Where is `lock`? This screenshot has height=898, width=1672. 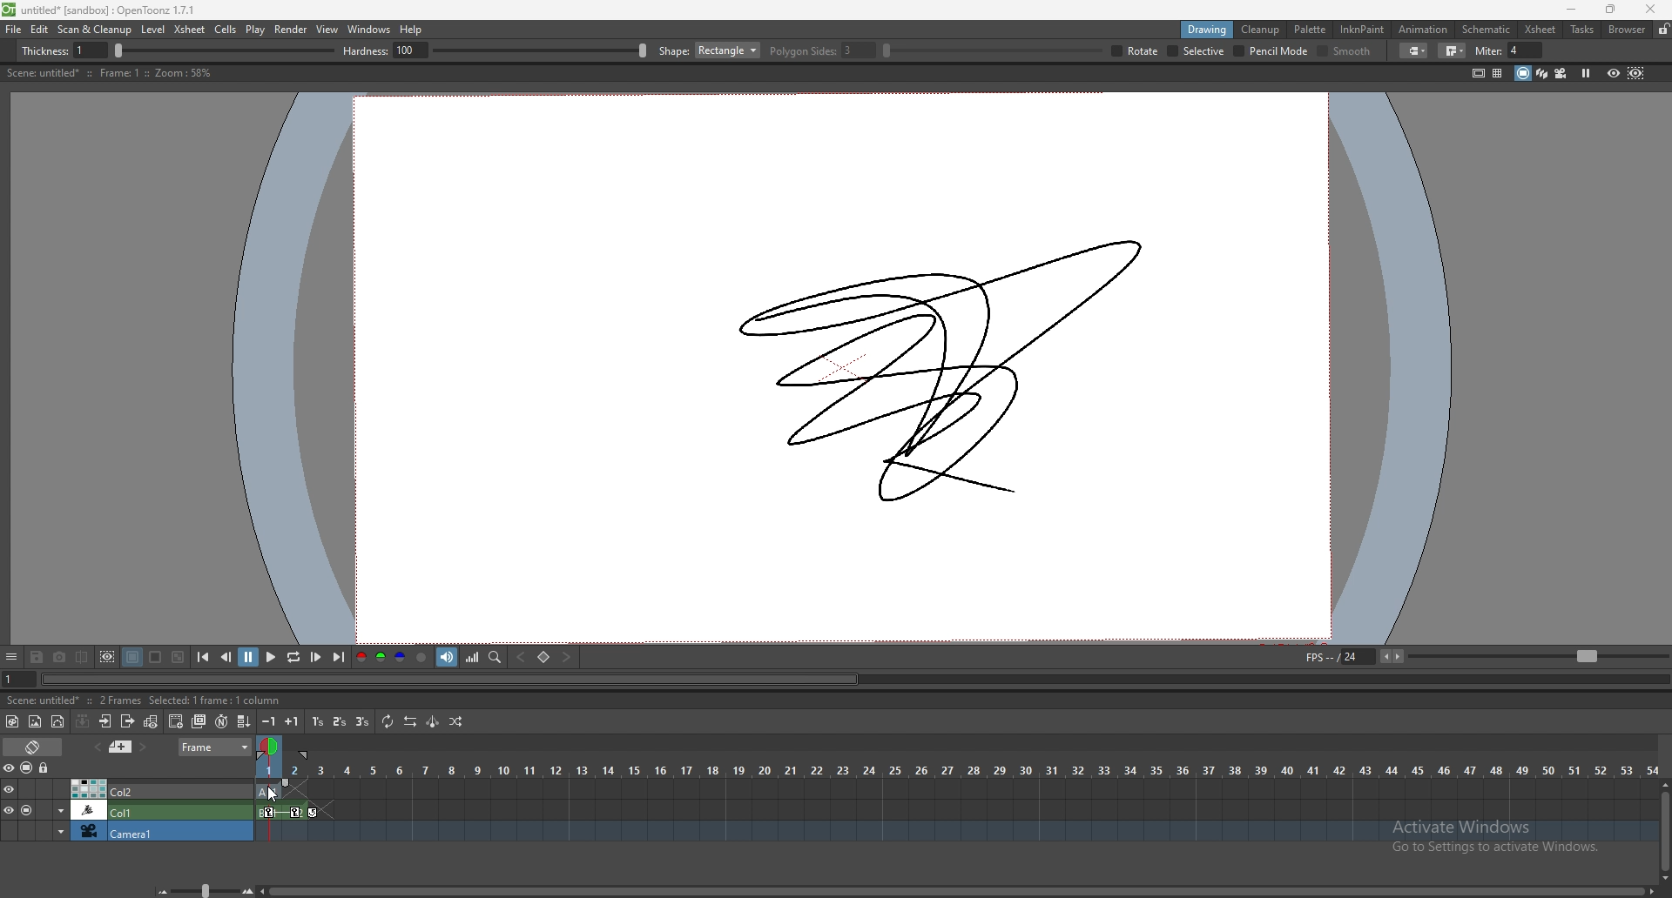 lock is located at coordinates (1663, 29).